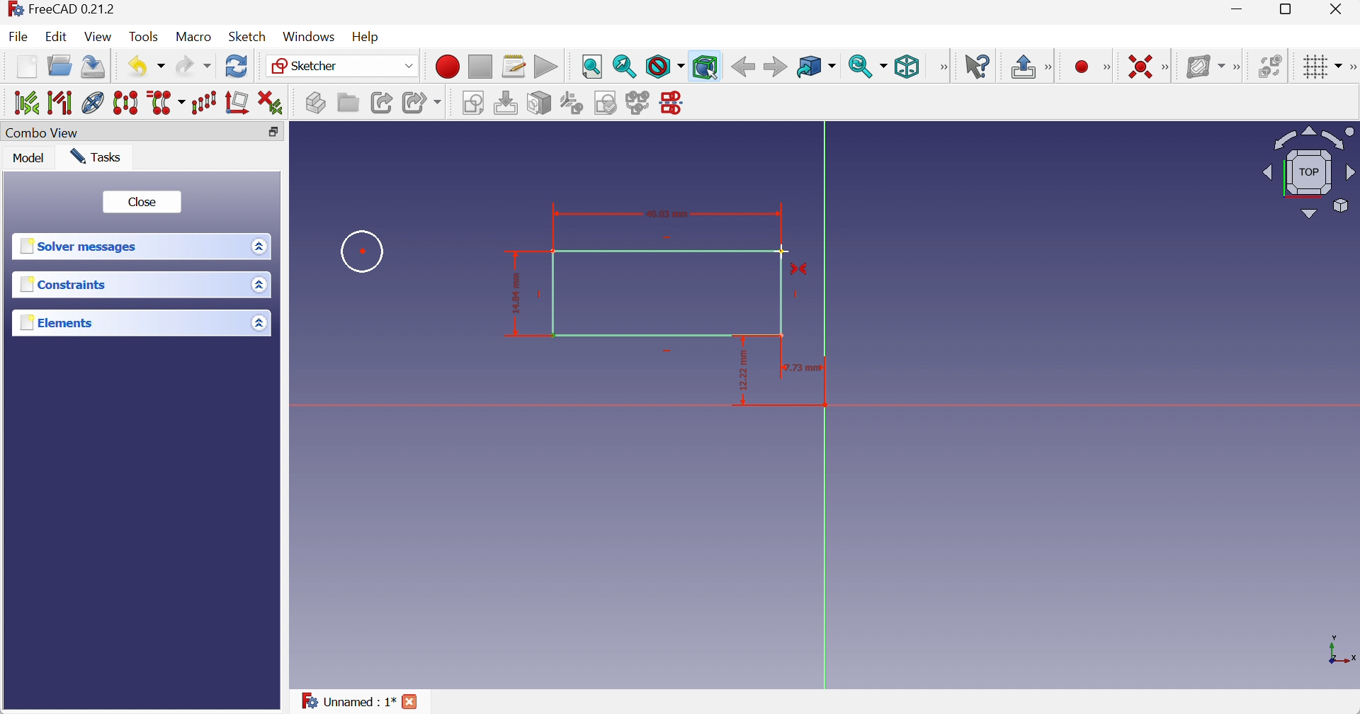  What do you see at coordinates (508, 103) in the screenshot?
I see `Edit sketch` at bounding box center [508, 103].